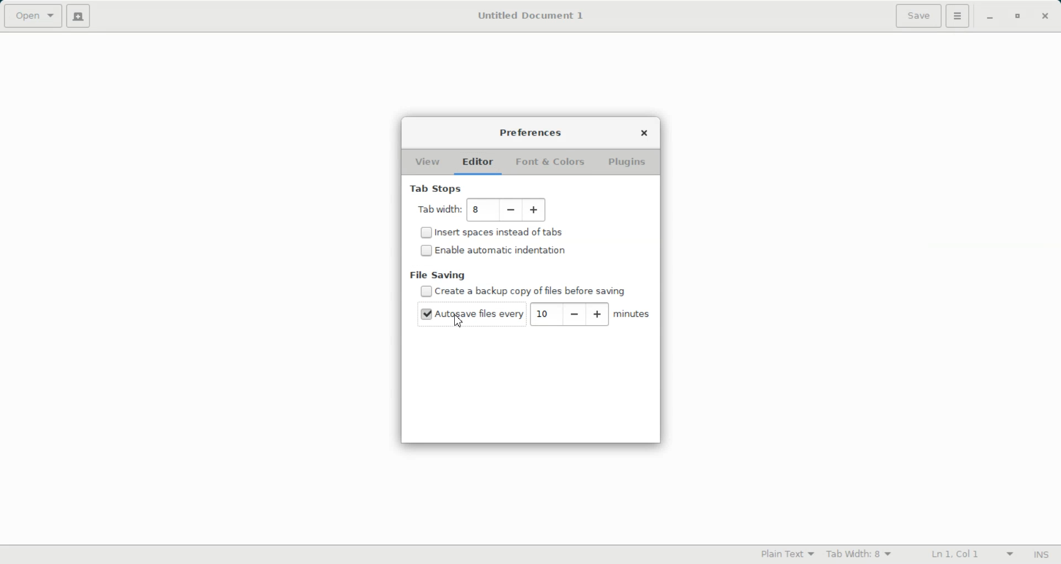  I want to click on Increase, so click(597, 314).